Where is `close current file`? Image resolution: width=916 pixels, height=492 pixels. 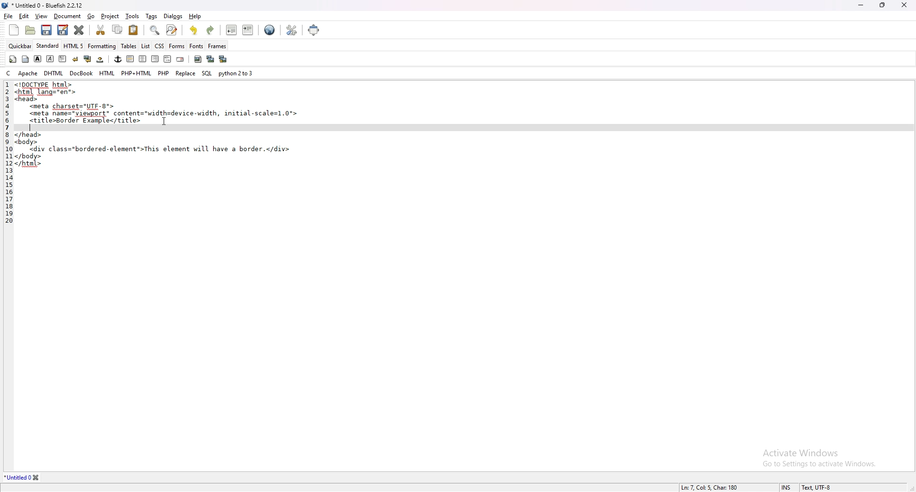 close current file is located at coordinates (79, 30).